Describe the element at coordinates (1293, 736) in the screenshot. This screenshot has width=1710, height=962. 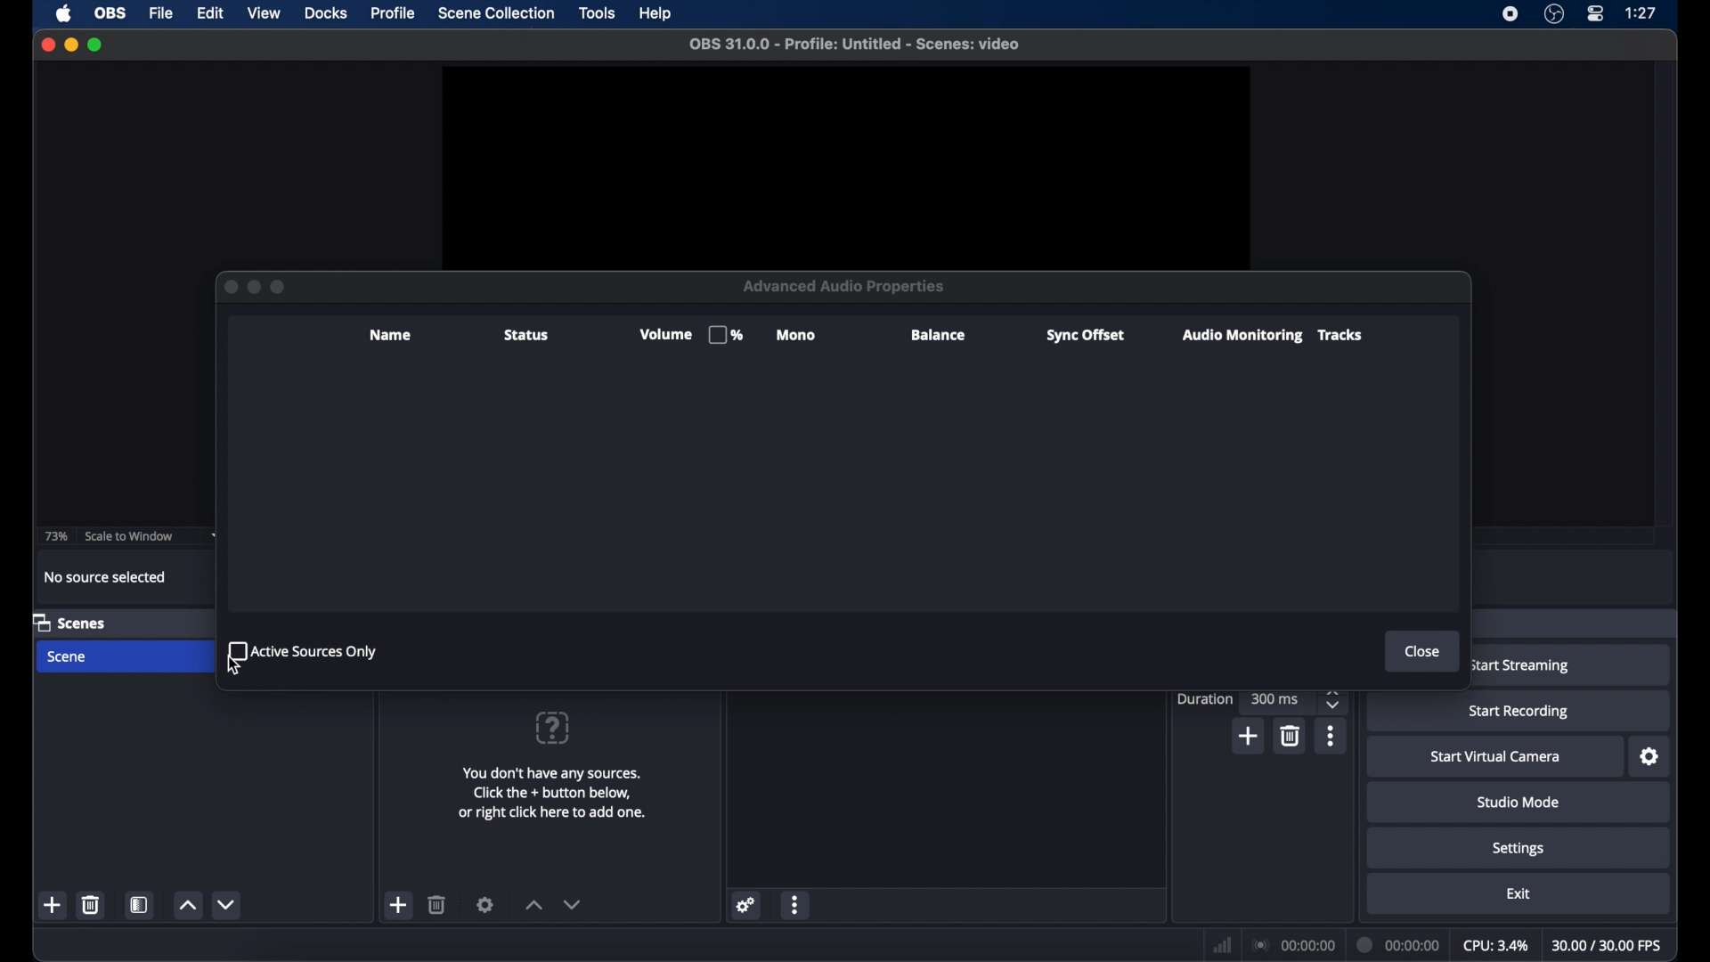
I see `delete` at that location.